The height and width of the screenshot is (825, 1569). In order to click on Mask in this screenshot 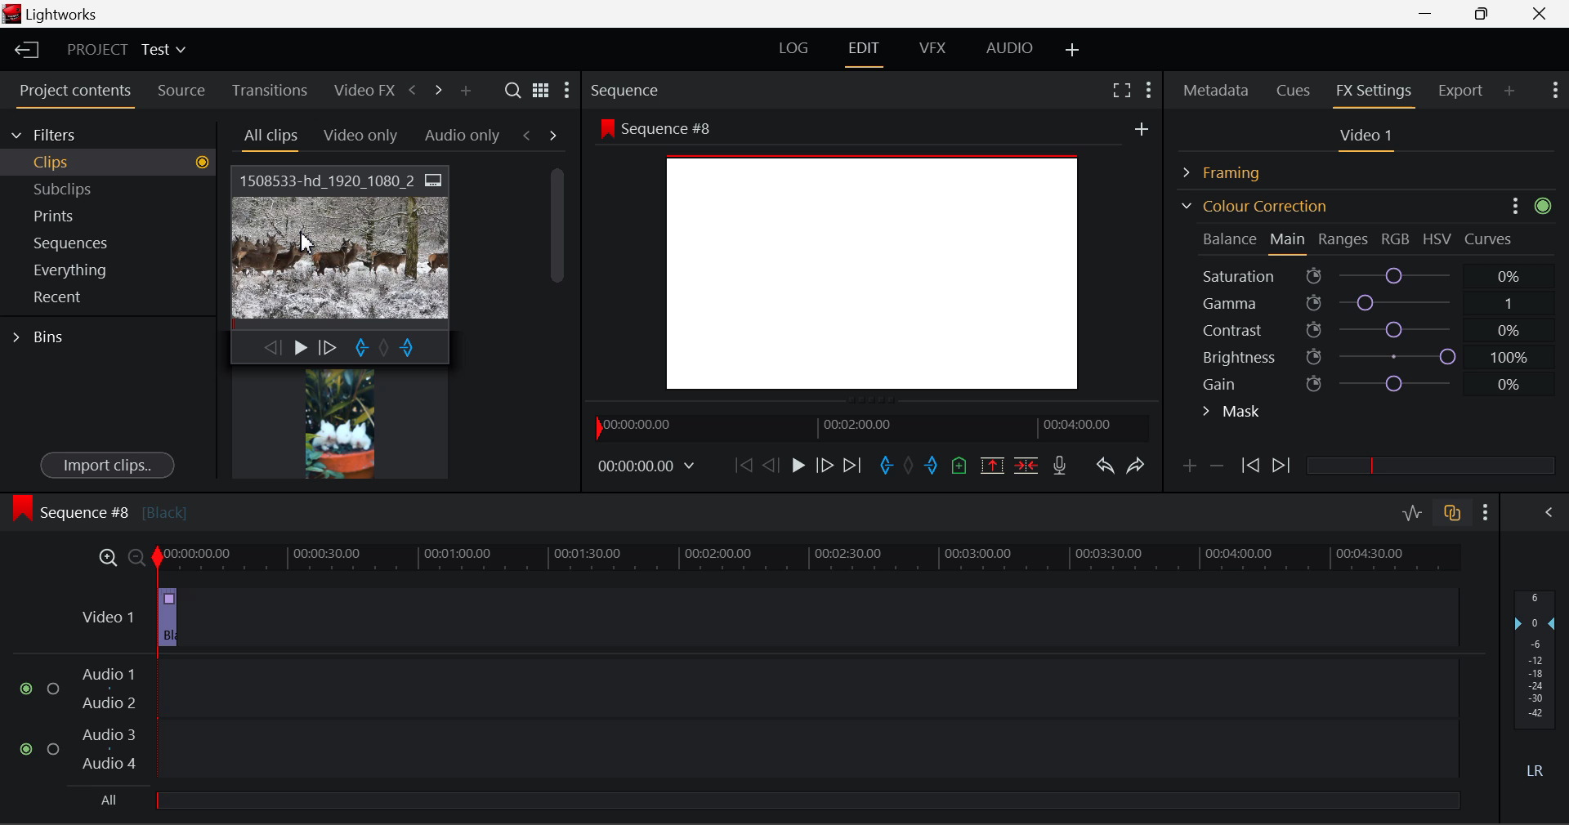, I will do `click(1232, 413)`.